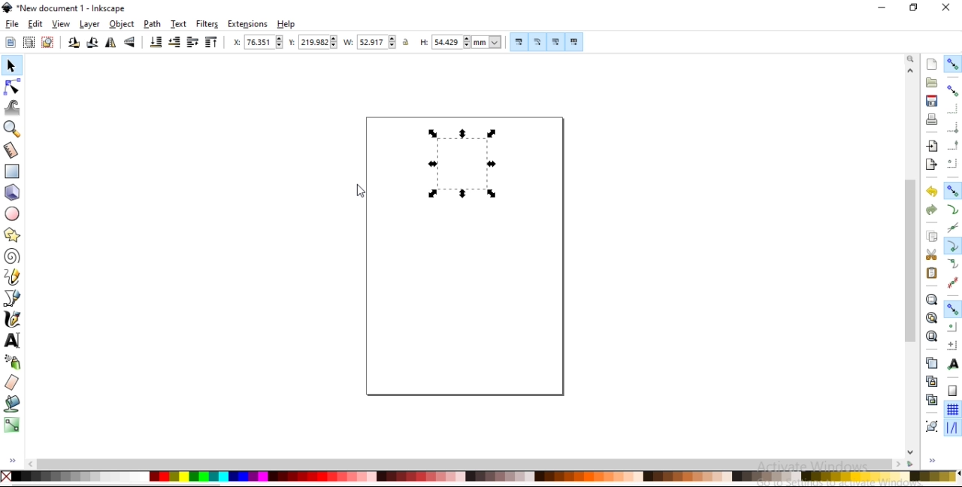 This screenshot has height=487, width=962. Describe the element at coordinates (555, 42) in the screenshot. I see `move gradients along with objects` at that location.